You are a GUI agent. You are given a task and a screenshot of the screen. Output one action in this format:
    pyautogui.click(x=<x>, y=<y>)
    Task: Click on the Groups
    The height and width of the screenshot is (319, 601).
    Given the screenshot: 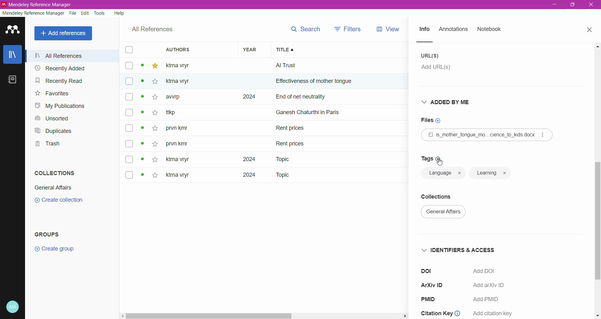 What is the action you would take?
    pyautogui.click(x=48, y=235)
    